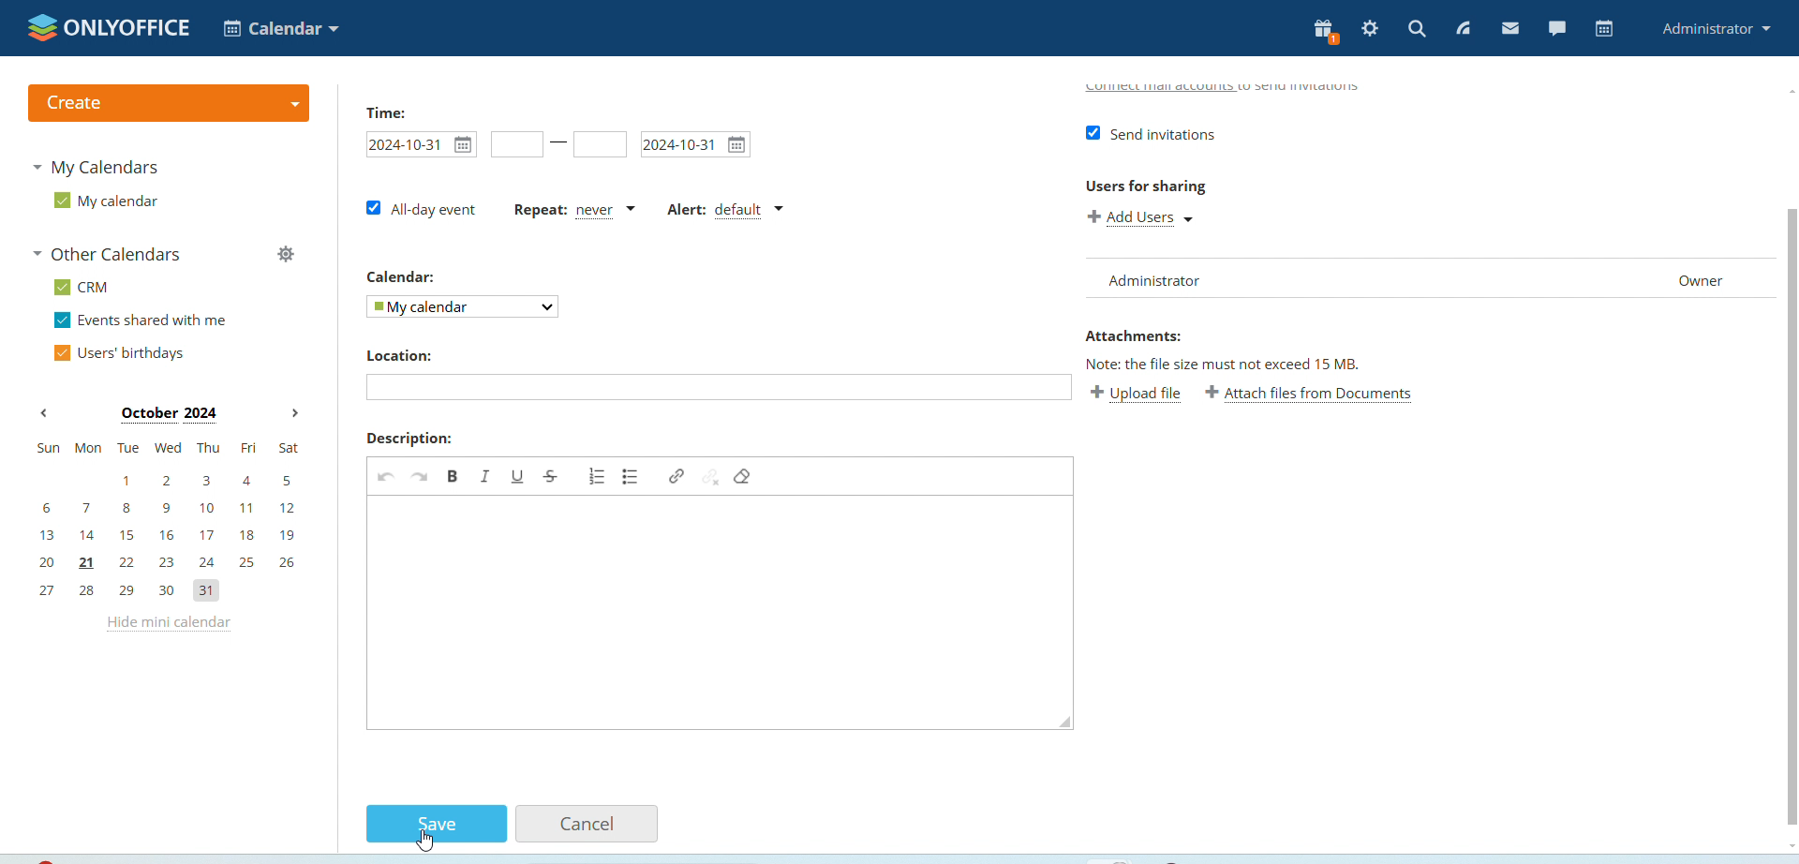 This screenshot has height=864, width=1799. Describe the element at coordinates (584, 826) in the screenshot. I see `cancel` at that location.